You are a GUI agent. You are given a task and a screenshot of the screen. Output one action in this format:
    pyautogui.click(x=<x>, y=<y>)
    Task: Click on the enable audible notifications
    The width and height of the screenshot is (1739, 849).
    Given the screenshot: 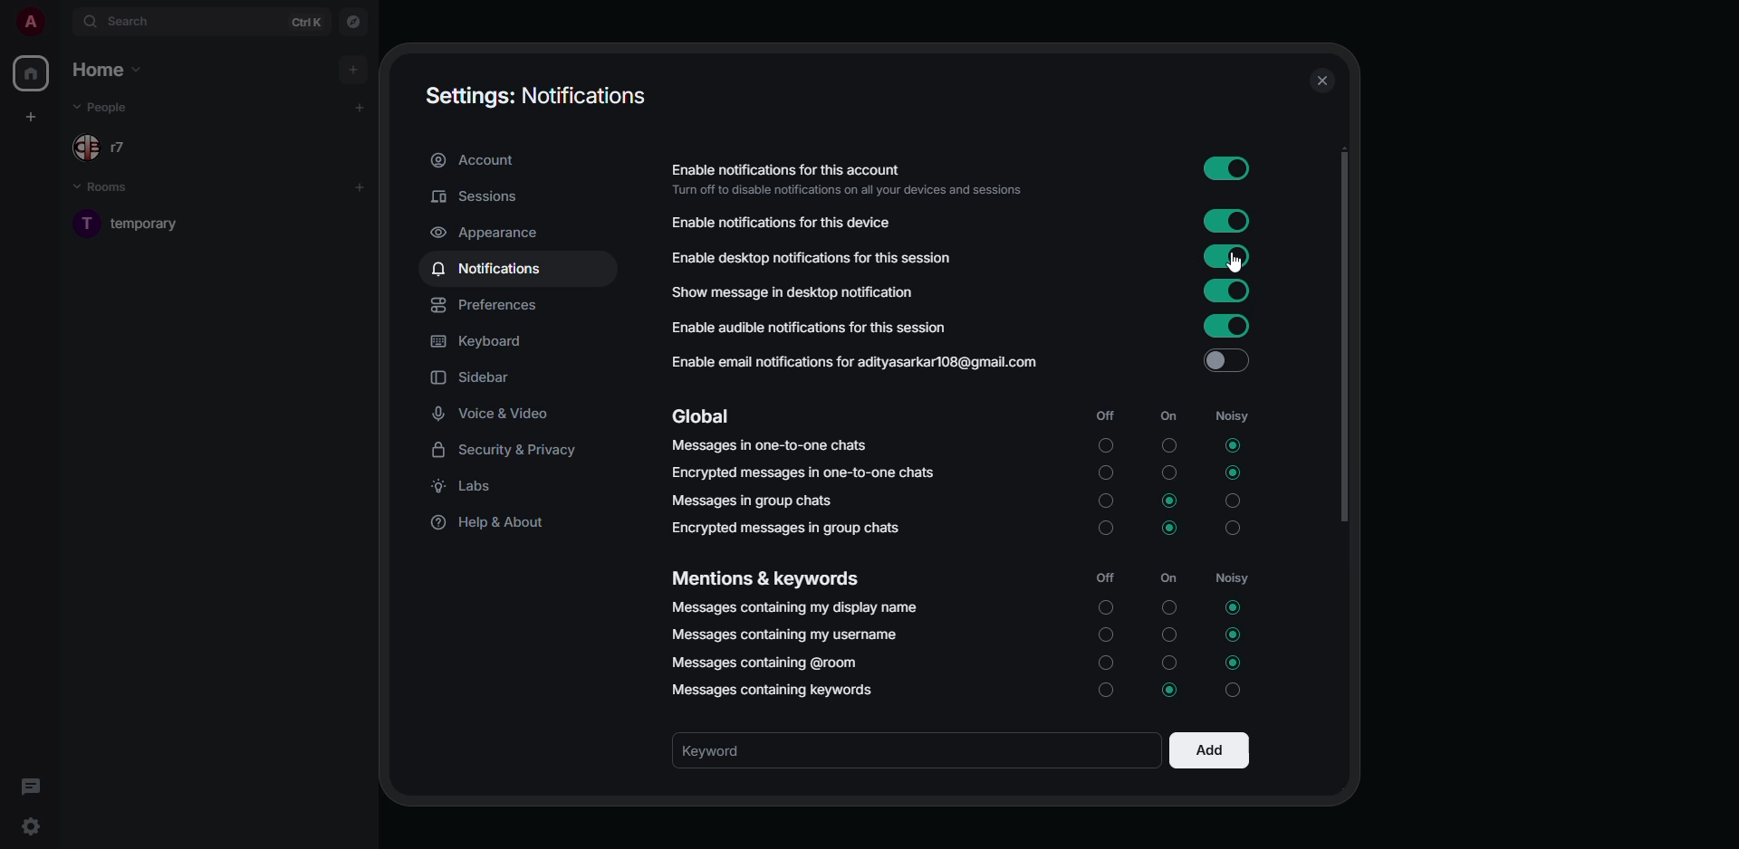 What is the action you would take?
    pyautogui.click(x=807, y=326)
    